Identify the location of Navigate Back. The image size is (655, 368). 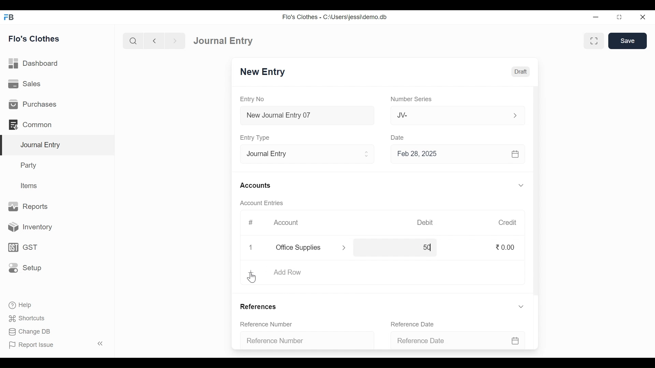
(154, 41).